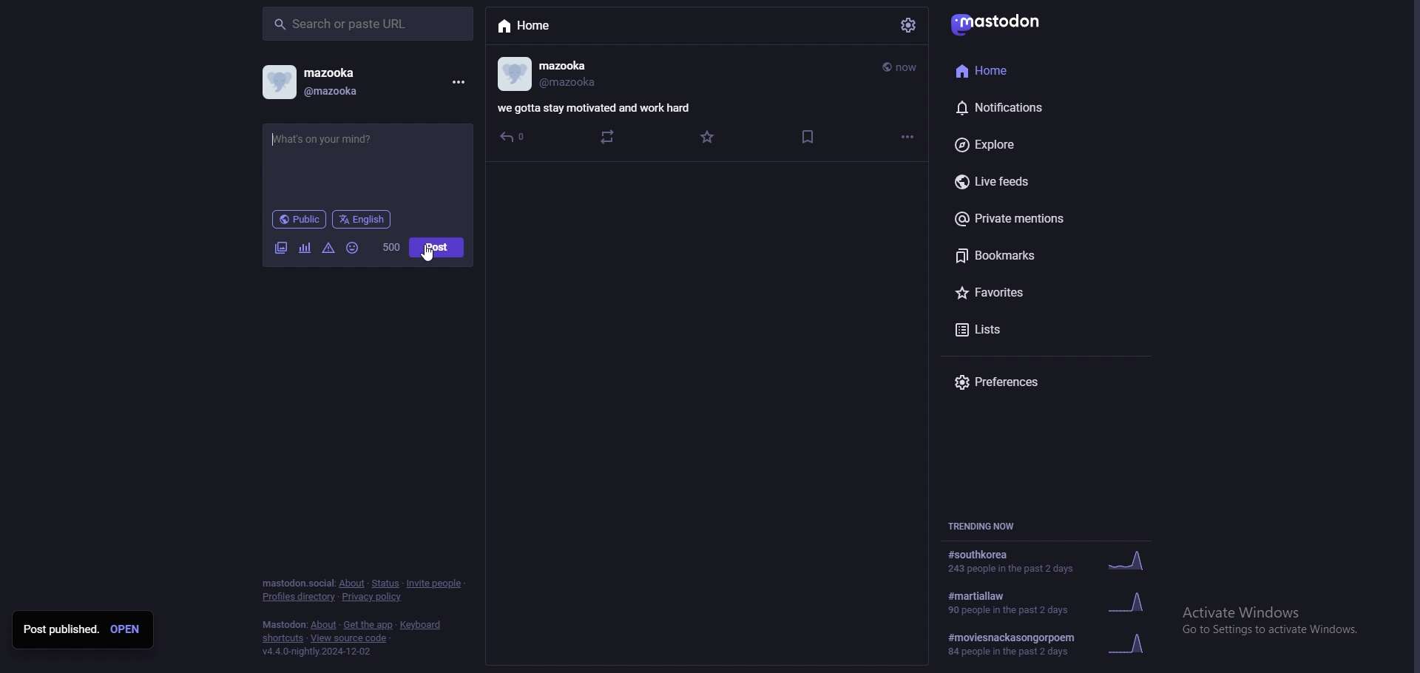 The image size is (1420, 673). I want to click on trending now, so click(987, 527).